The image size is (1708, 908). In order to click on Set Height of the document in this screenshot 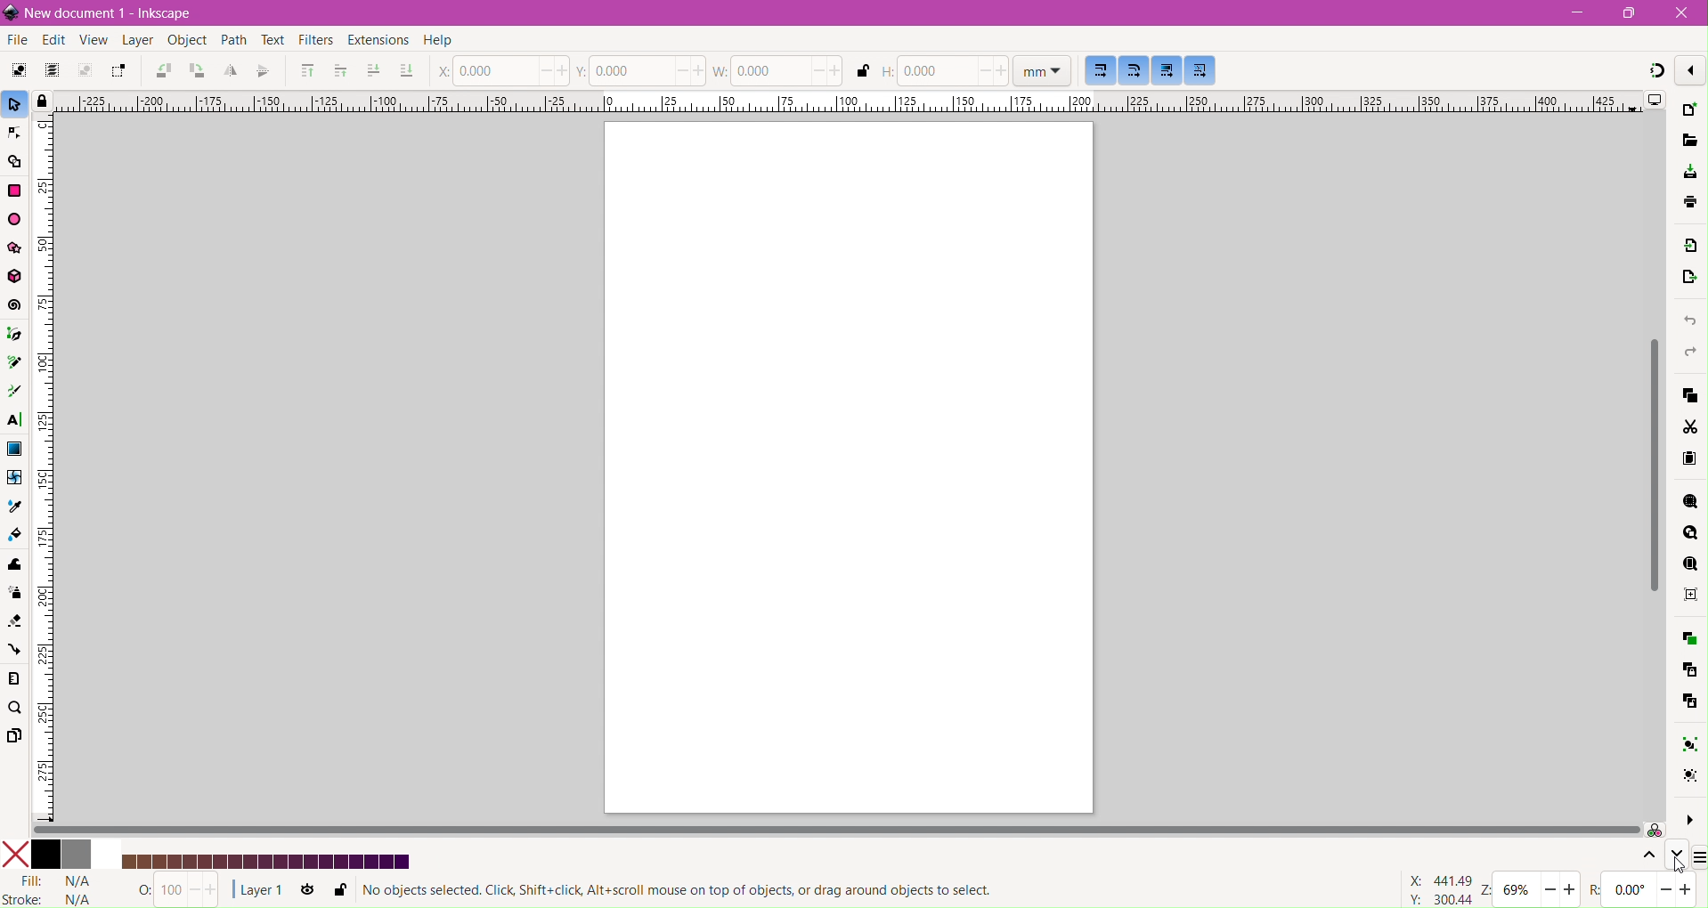, I will do `click(940, 71)`.